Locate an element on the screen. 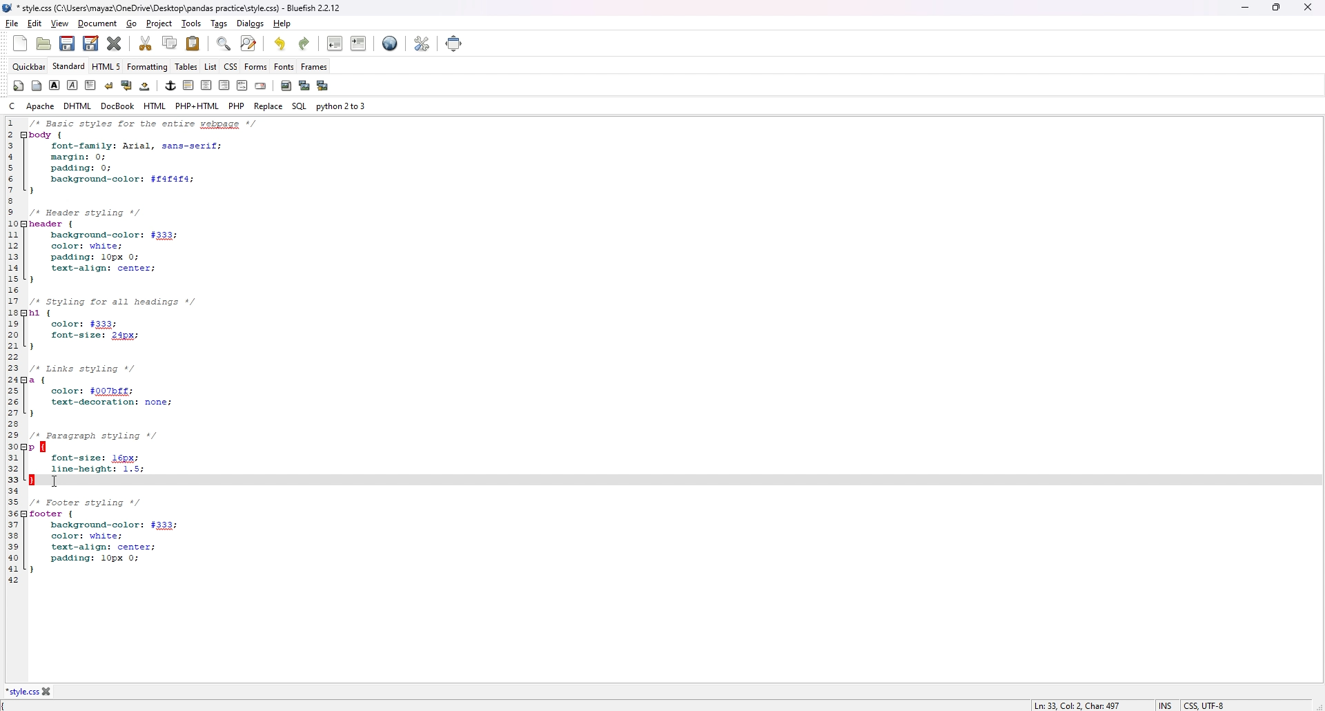  indent is located at coordinates (358, 43).